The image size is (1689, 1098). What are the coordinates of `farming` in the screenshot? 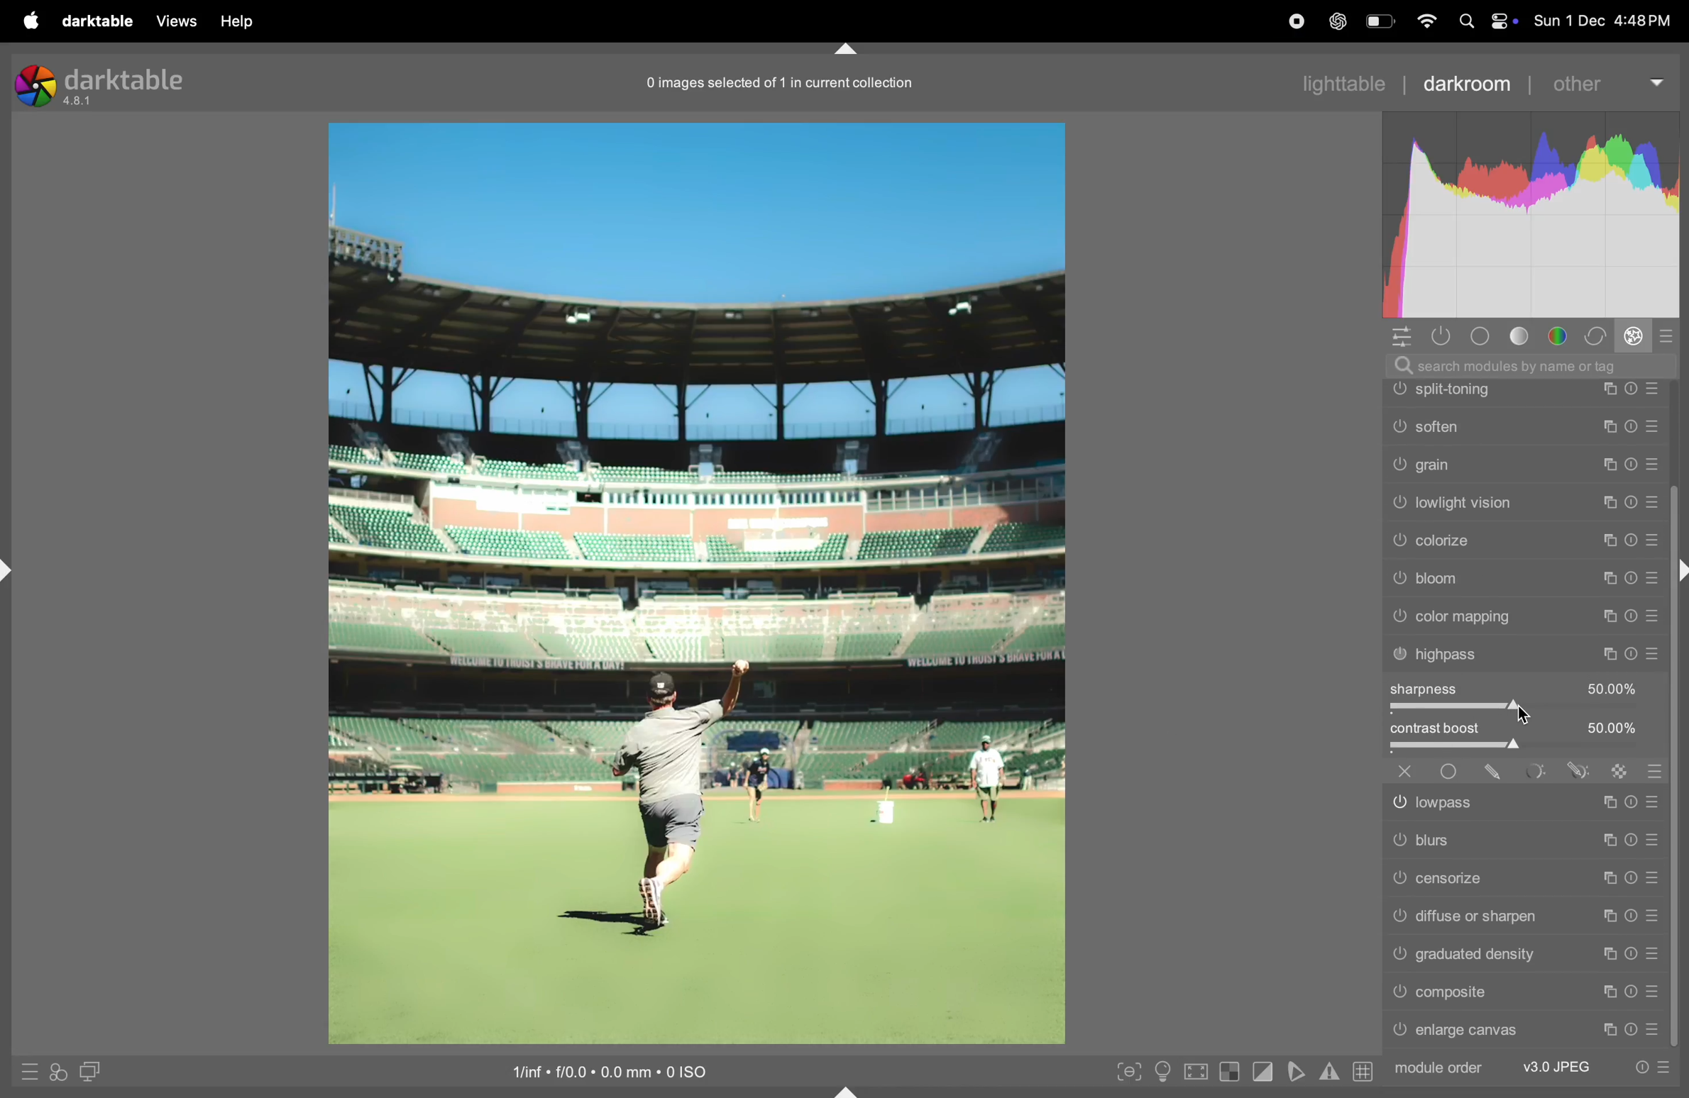 It's located at (1524, 426).